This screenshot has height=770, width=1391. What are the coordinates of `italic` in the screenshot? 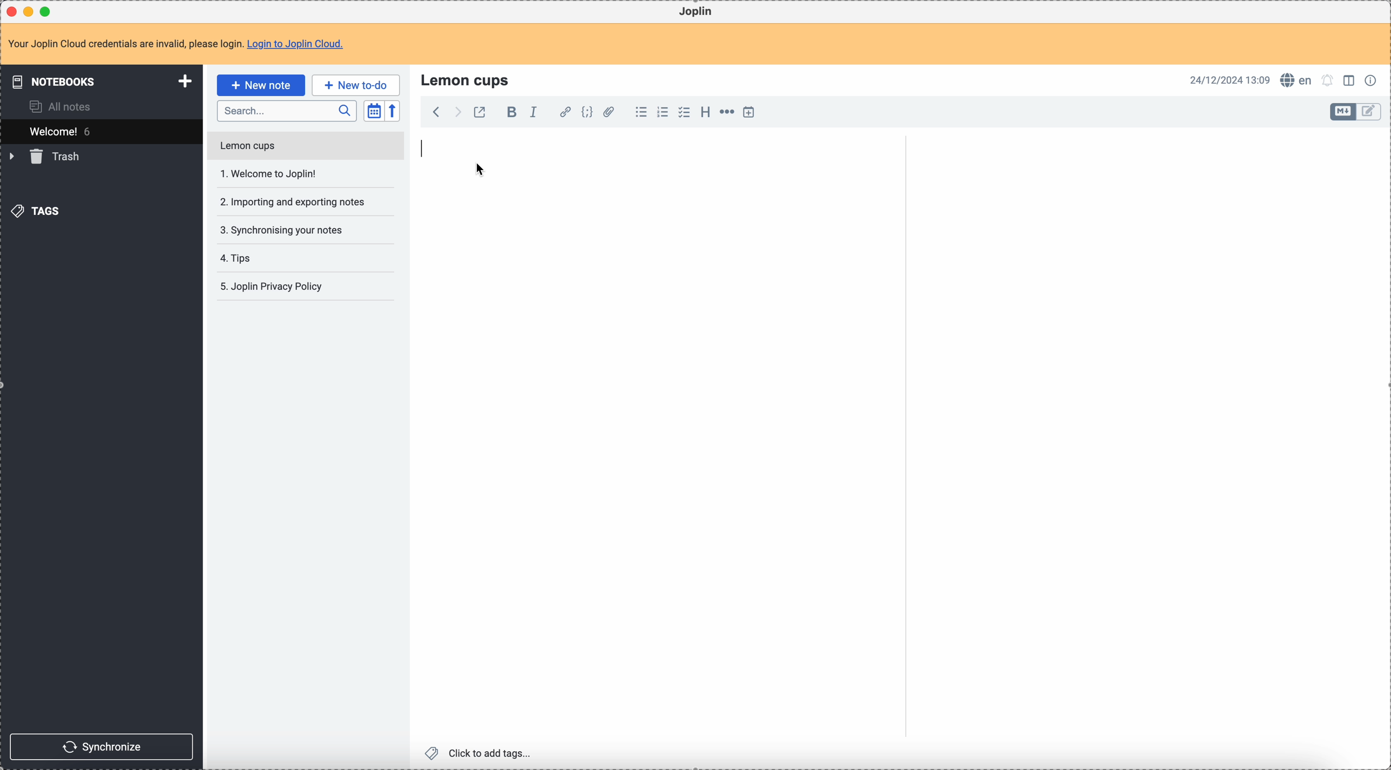 It's located at (533, 111).